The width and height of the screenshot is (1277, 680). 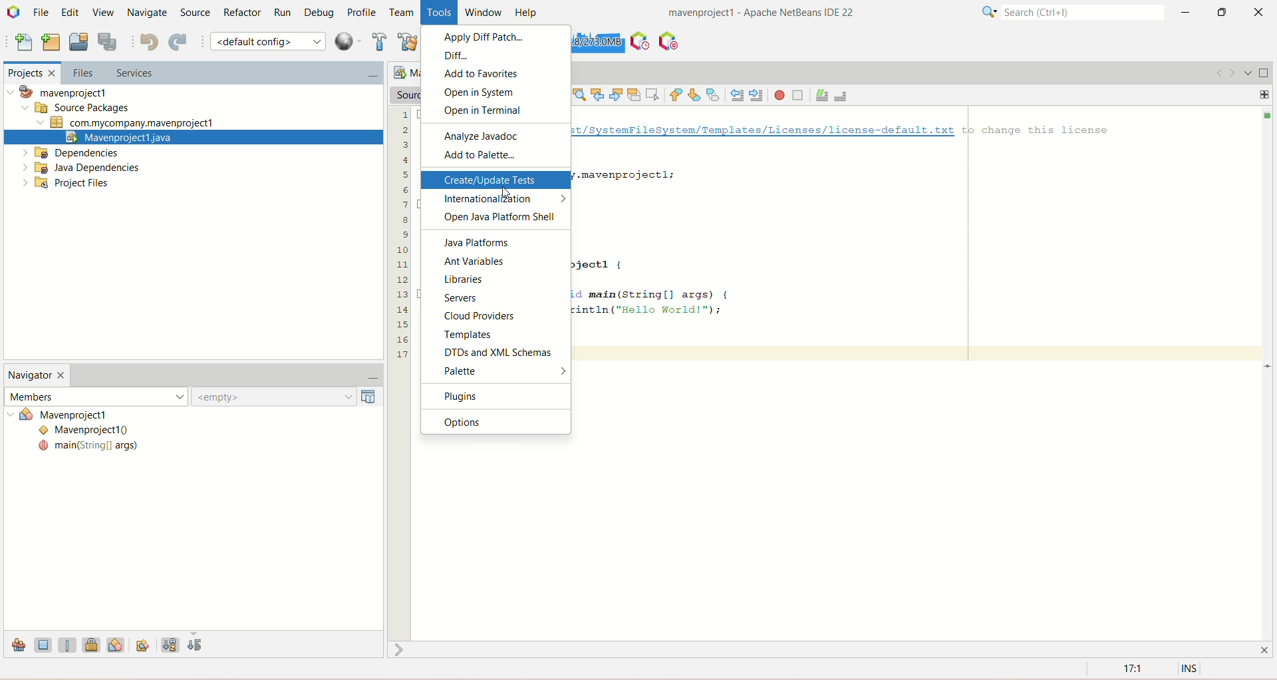 I want to click on members, so click(x=95, y=395).